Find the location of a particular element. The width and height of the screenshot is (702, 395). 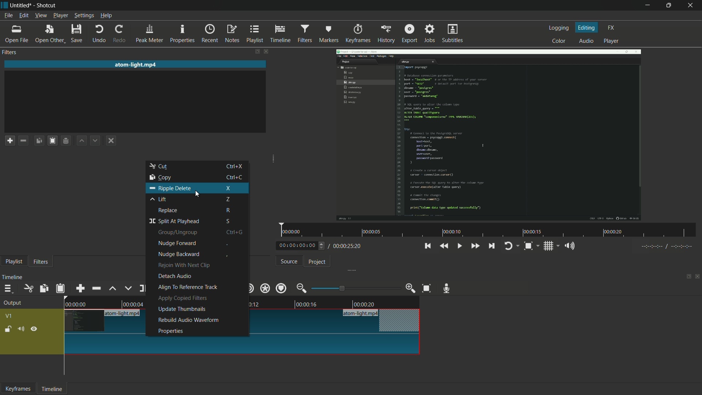

timeline is located at coordinates (52, 390).